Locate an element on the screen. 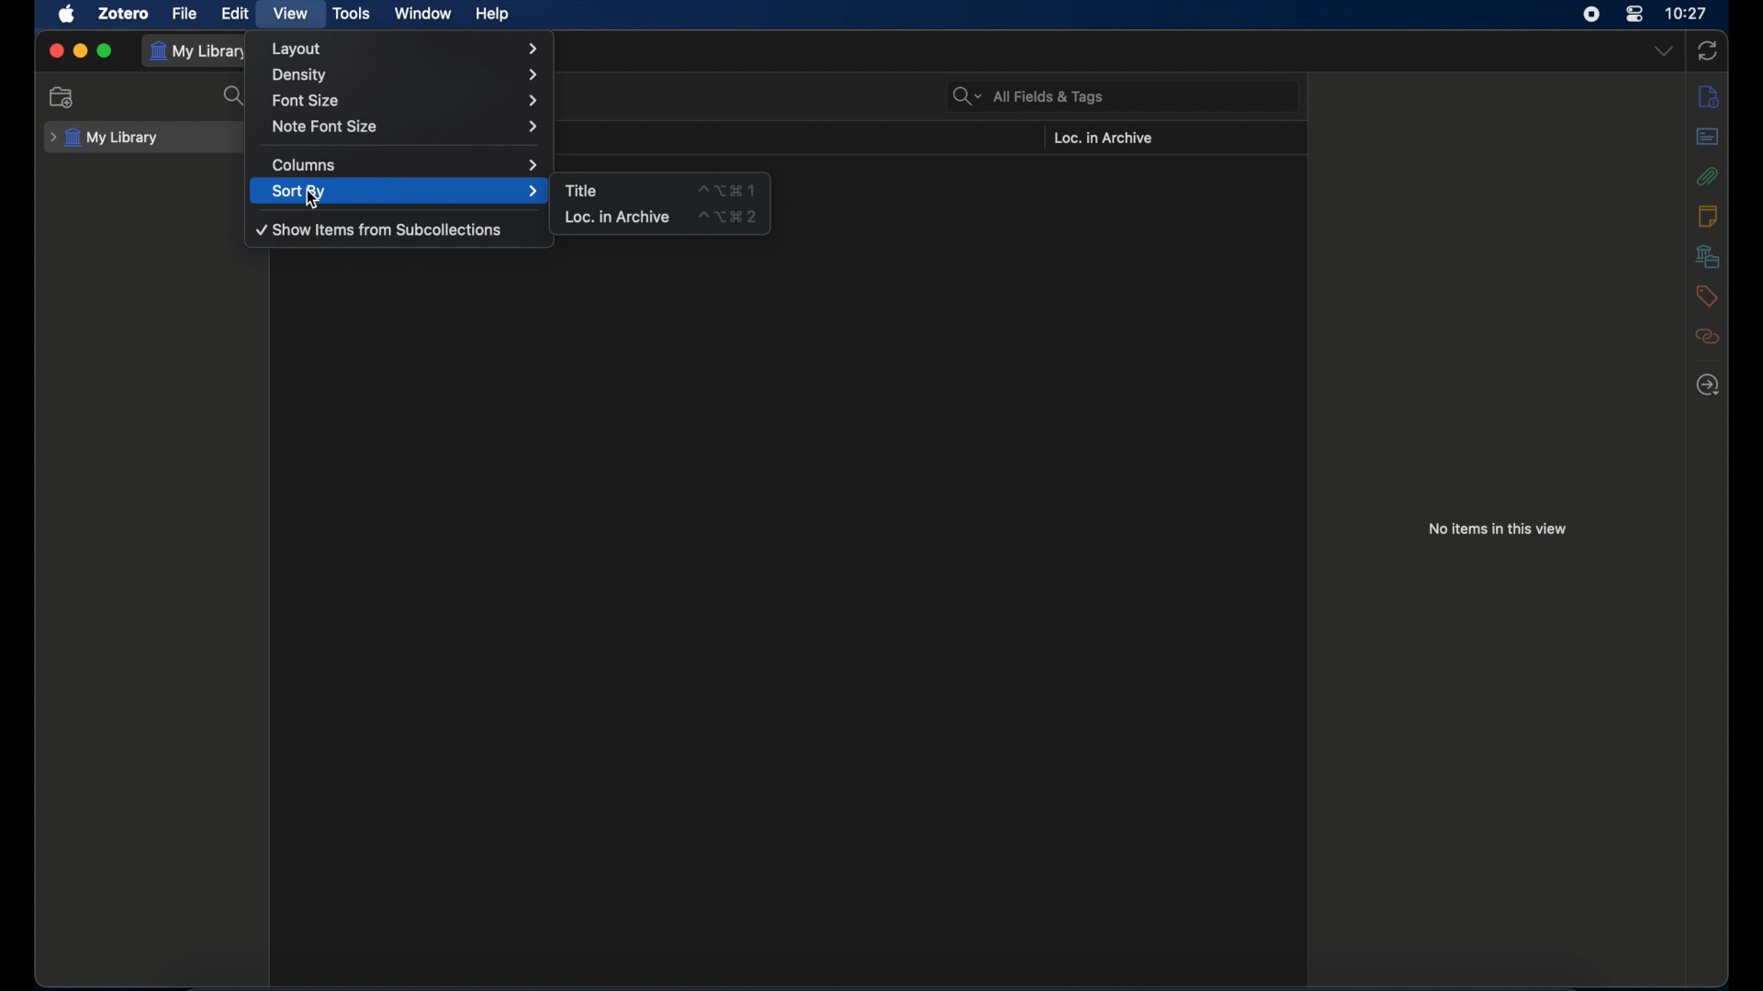 The image size is (1763, 991). columns is located at coordinates (403, 166).